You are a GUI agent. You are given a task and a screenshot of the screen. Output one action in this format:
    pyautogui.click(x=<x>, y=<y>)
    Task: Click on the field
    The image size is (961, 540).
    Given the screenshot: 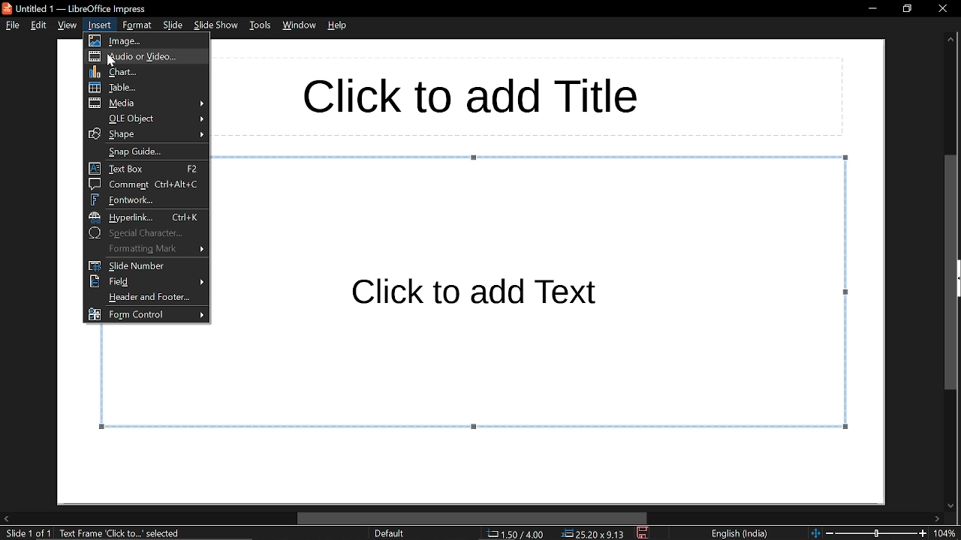 What is the action you would take?
    pyautogui.click(x=146, y=280)
    